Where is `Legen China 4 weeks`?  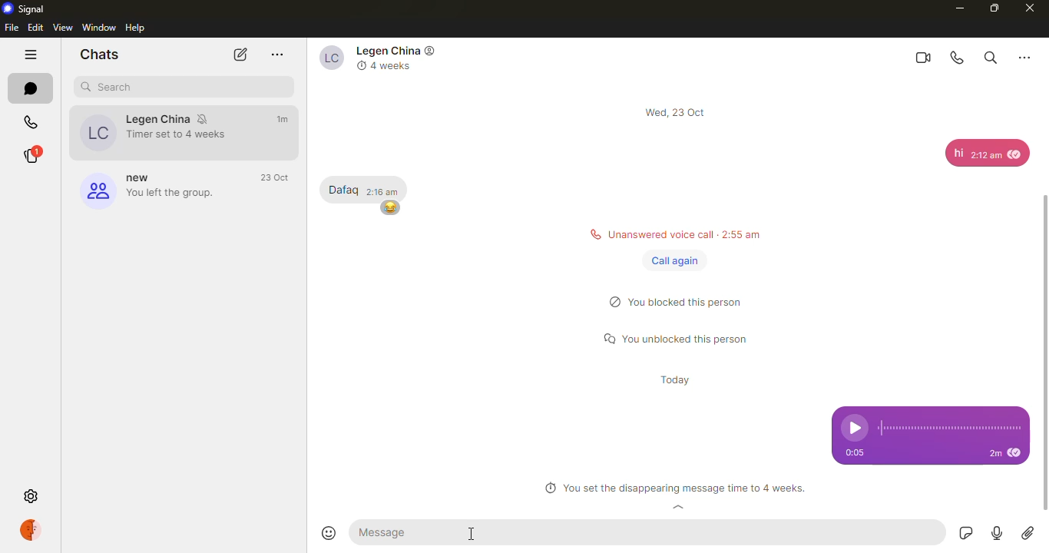 Legen China 4 weeks is located at coordinates (382, 58).